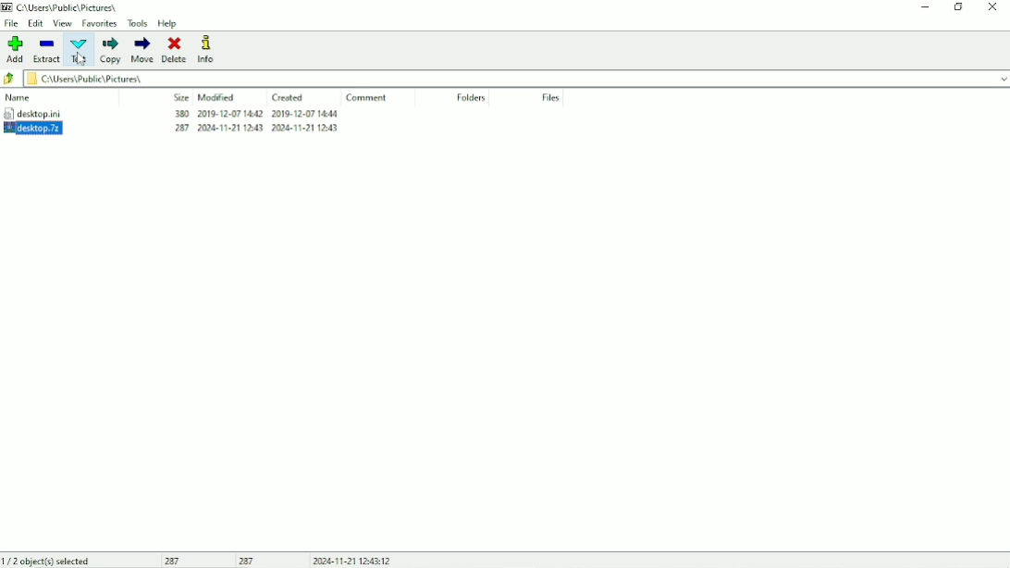  I want to click on 287, so click(172, 560).